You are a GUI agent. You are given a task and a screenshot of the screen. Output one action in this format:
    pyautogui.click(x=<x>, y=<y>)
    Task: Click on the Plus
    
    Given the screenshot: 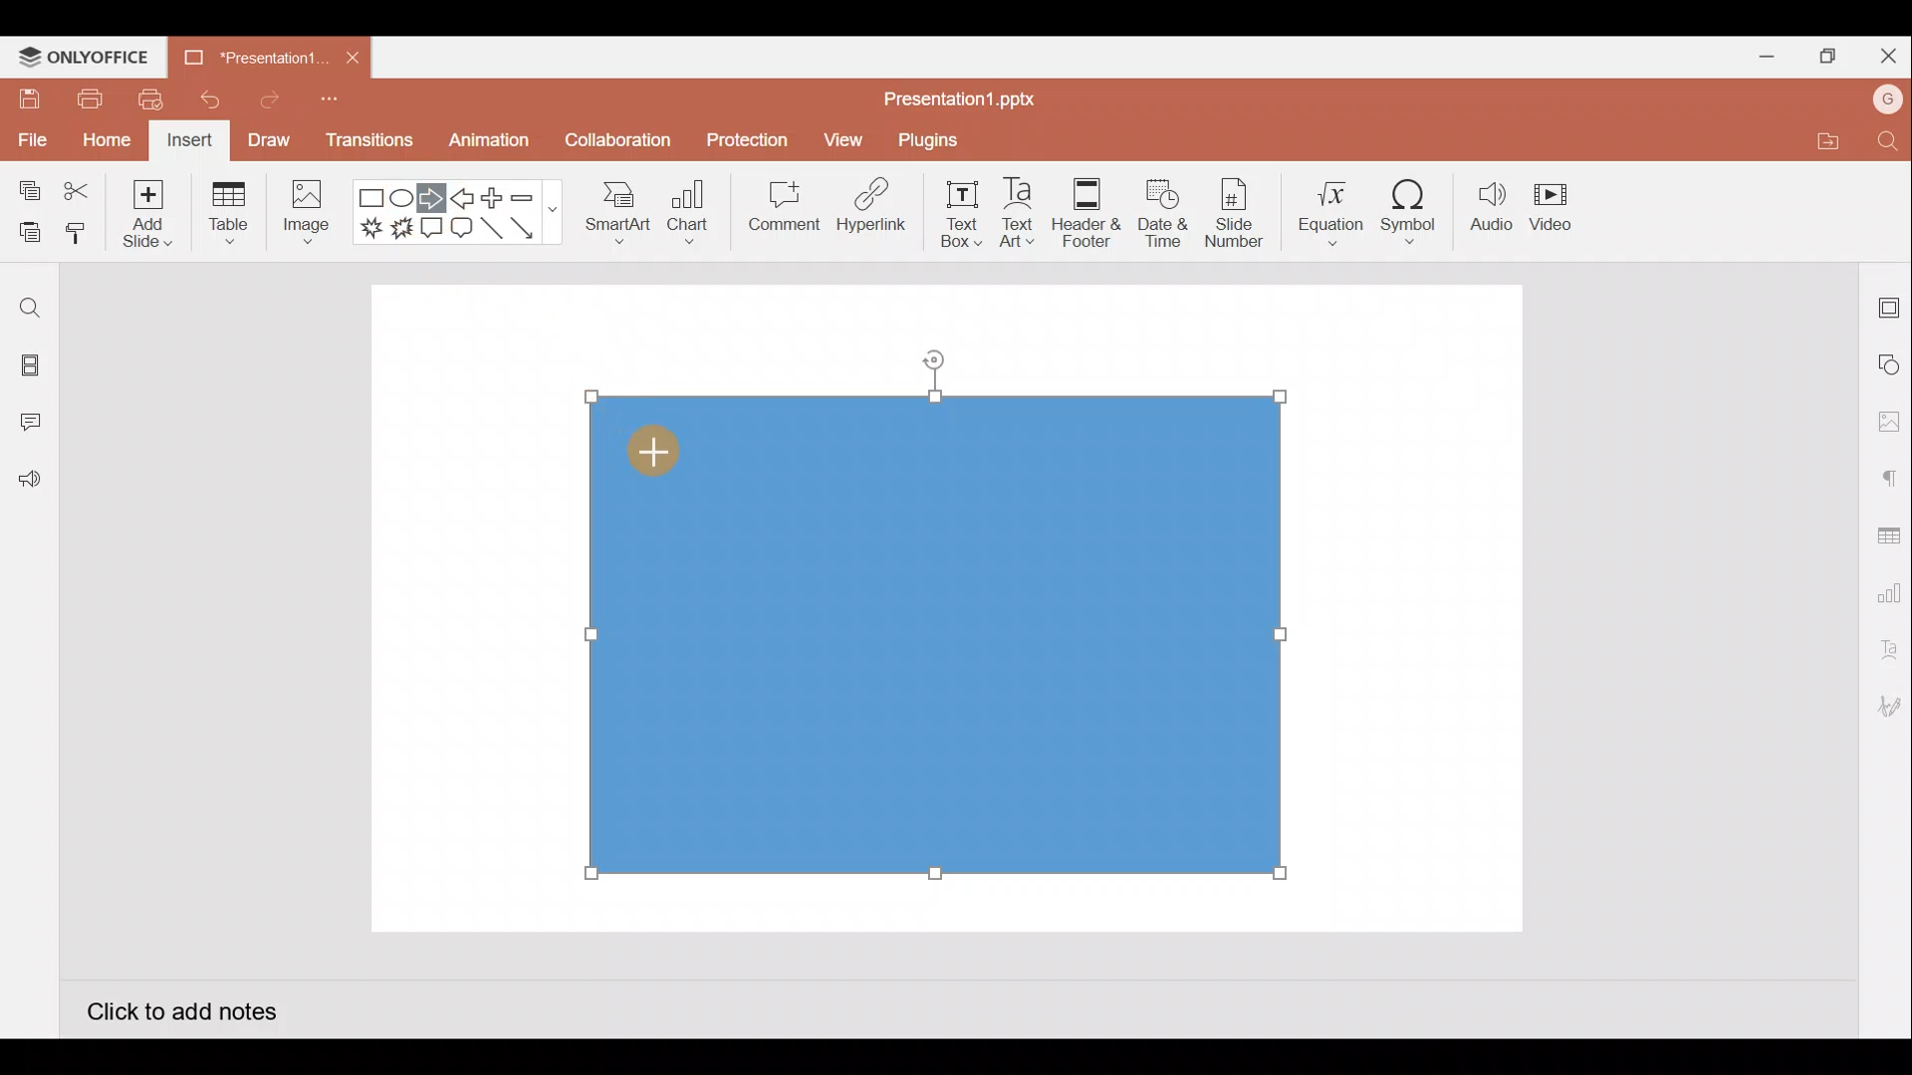 What is the action you would take?
    pyautogui.click(x=497, y=198)
    